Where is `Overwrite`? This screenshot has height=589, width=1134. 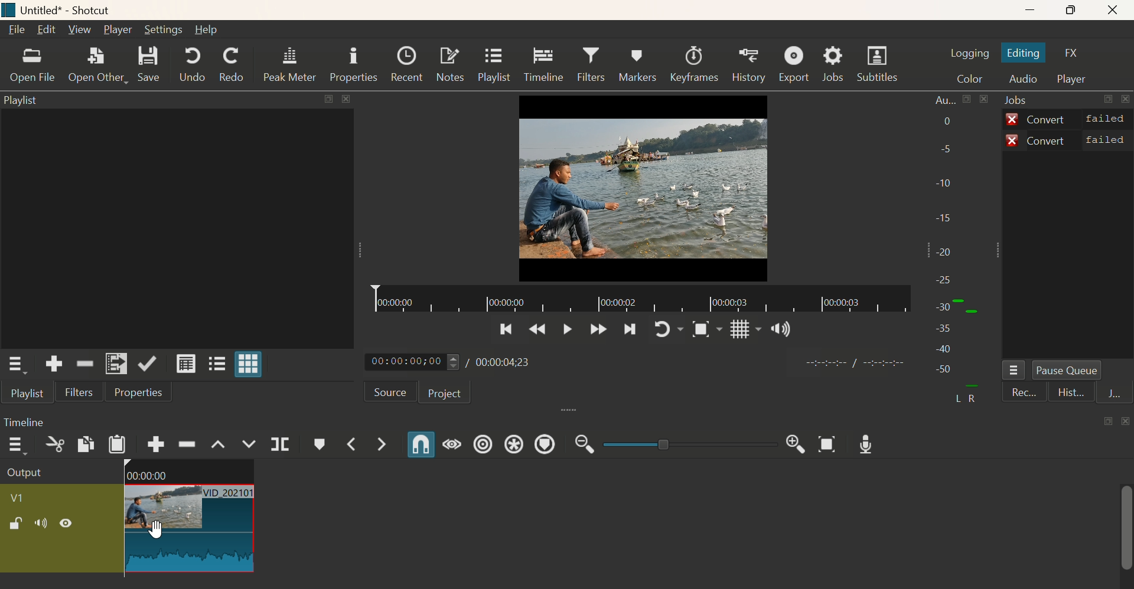
Overwrite is located at coordinates (250, 444).